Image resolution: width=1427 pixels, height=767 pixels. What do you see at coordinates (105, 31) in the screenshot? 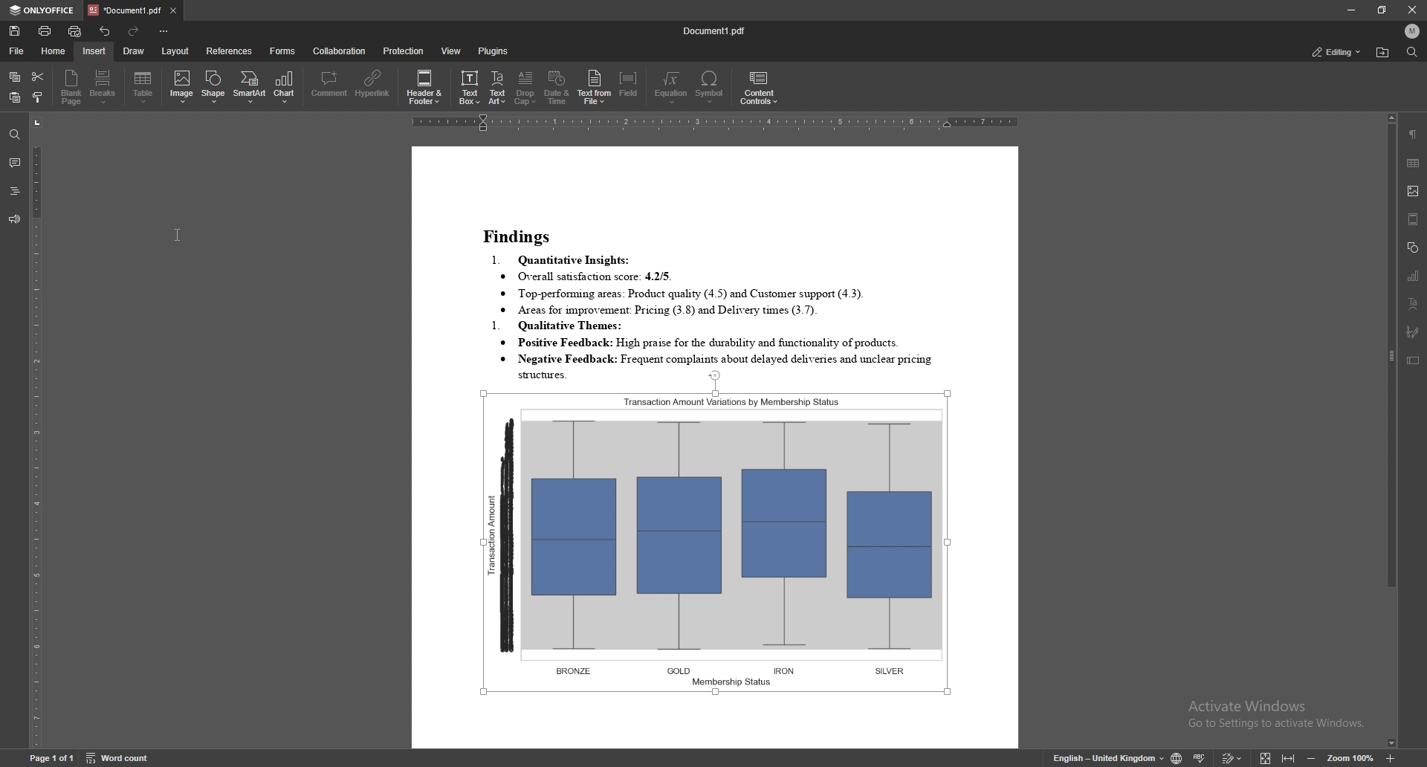
I see `undo` at bounding box center [105, 31].